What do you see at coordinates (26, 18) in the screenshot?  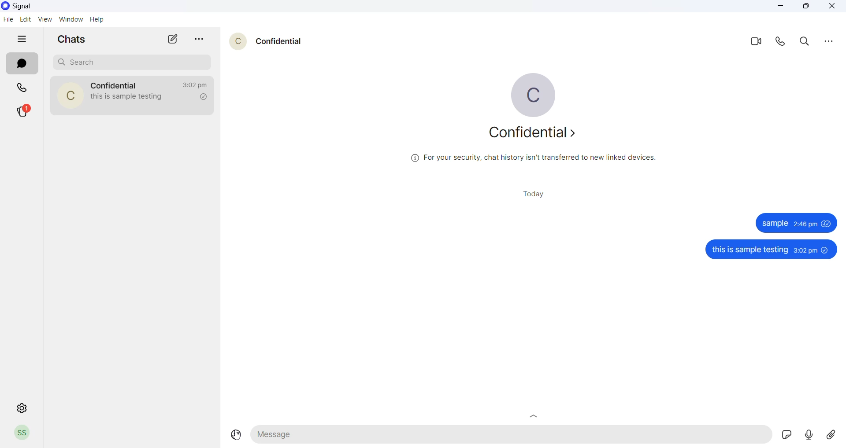 I see `edit` at bounding box center [26, 18].